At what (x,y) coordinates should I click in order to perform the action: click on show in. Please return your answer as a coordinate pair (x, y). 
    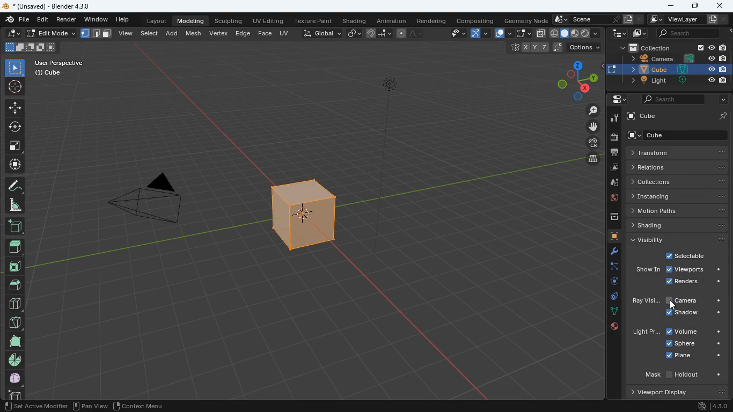
    Looking at the image, I should click on (648, 270).